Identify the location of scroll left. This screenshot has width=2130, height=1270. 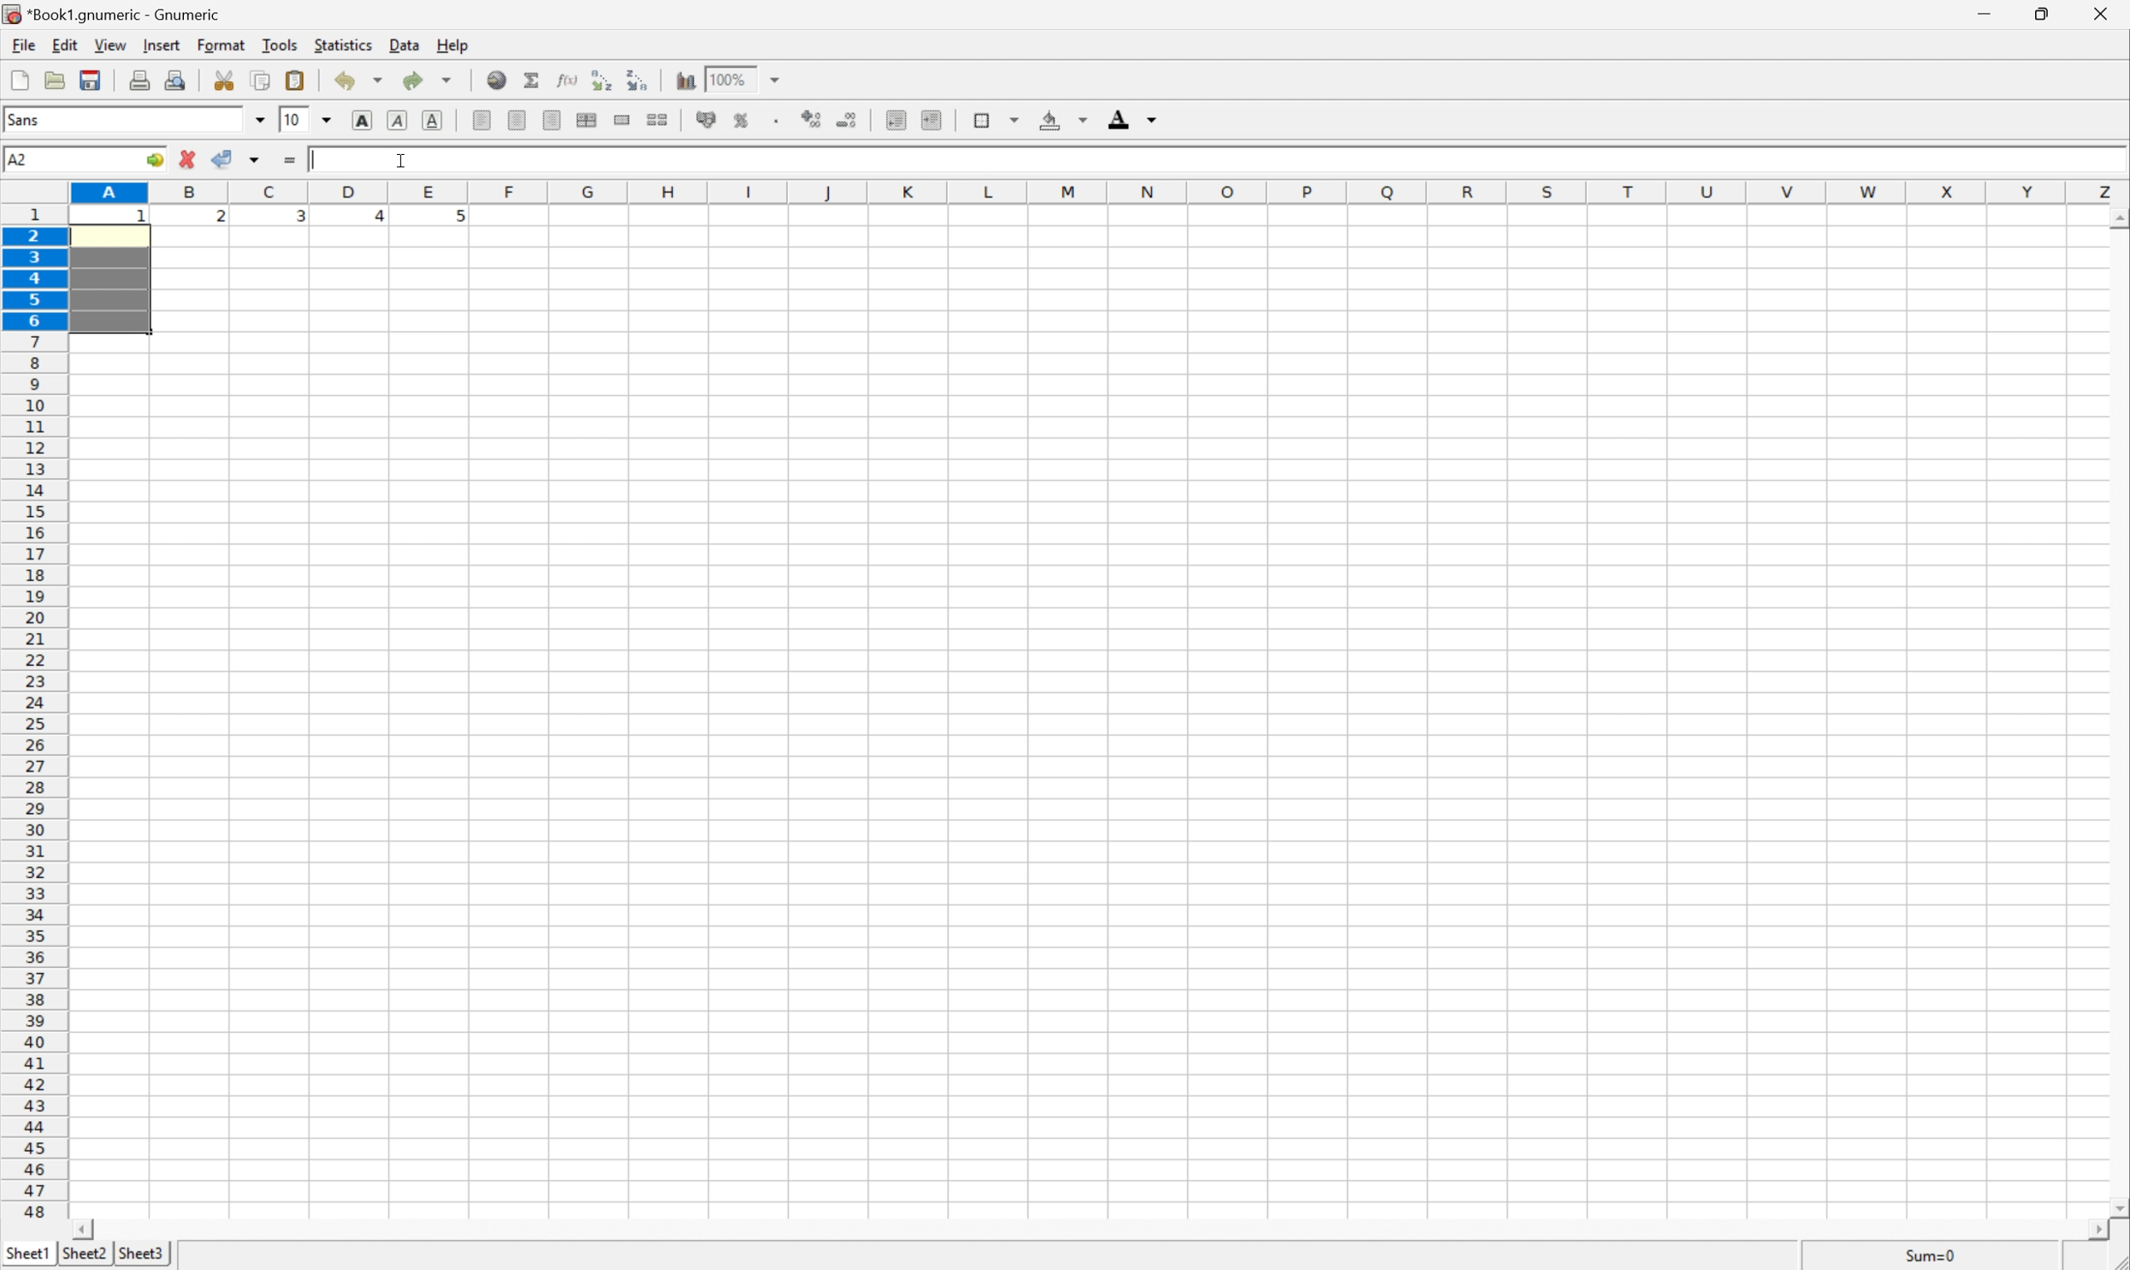
(88, 1230).